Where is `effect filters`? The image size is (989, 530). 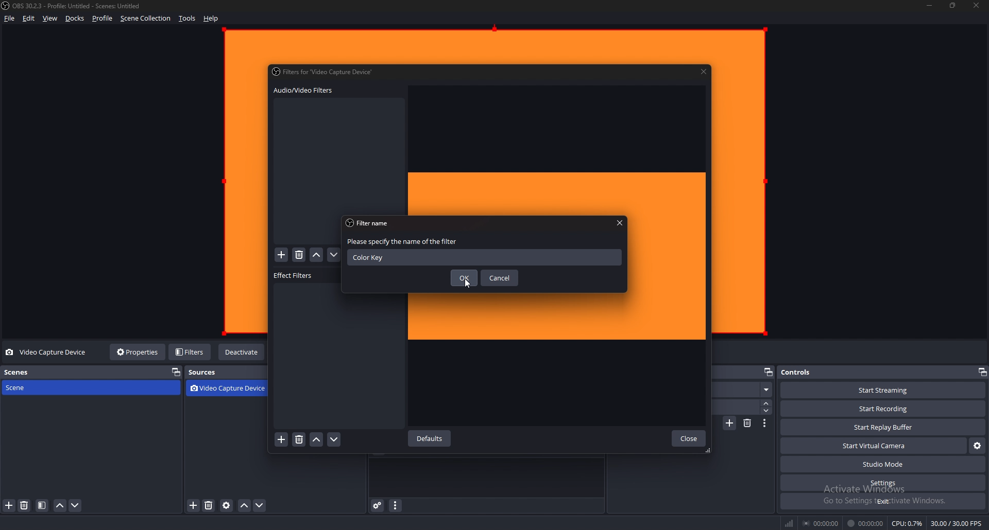
effect filters is located at coordinates (294, 276).